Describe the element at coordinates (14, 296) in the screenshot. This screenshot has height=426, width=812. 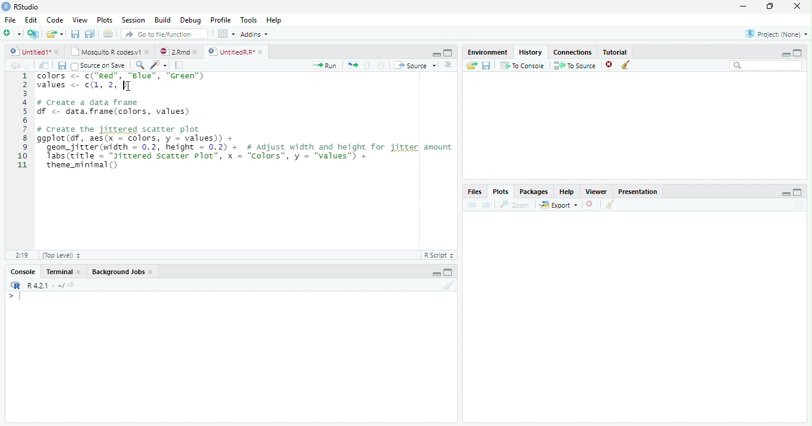
I see `New line` at that location.